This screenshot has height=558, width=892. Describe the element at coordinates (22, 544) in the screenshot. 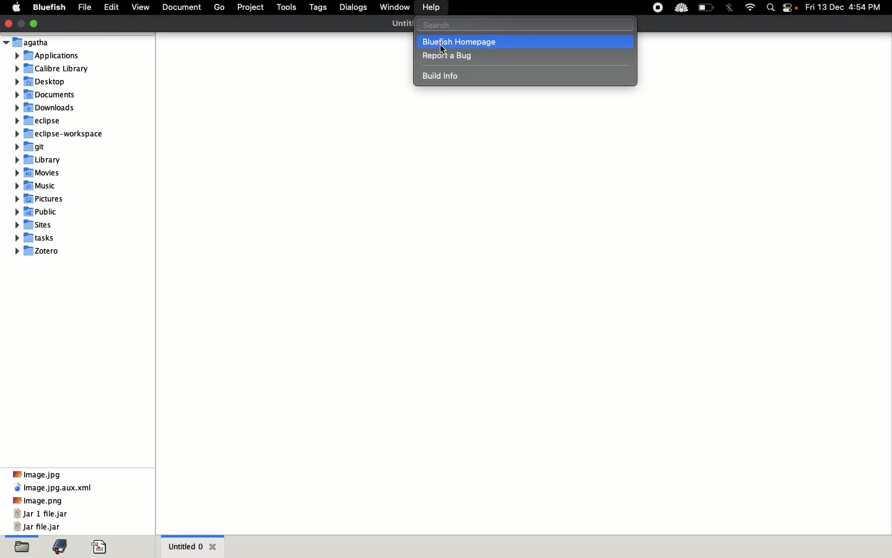

I see `Folders, highlighted as current selection` at that location.